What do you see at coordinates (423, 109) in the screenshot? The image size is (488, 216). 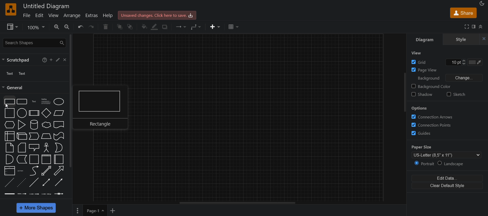 I see `` at bounding box center [423, 109].